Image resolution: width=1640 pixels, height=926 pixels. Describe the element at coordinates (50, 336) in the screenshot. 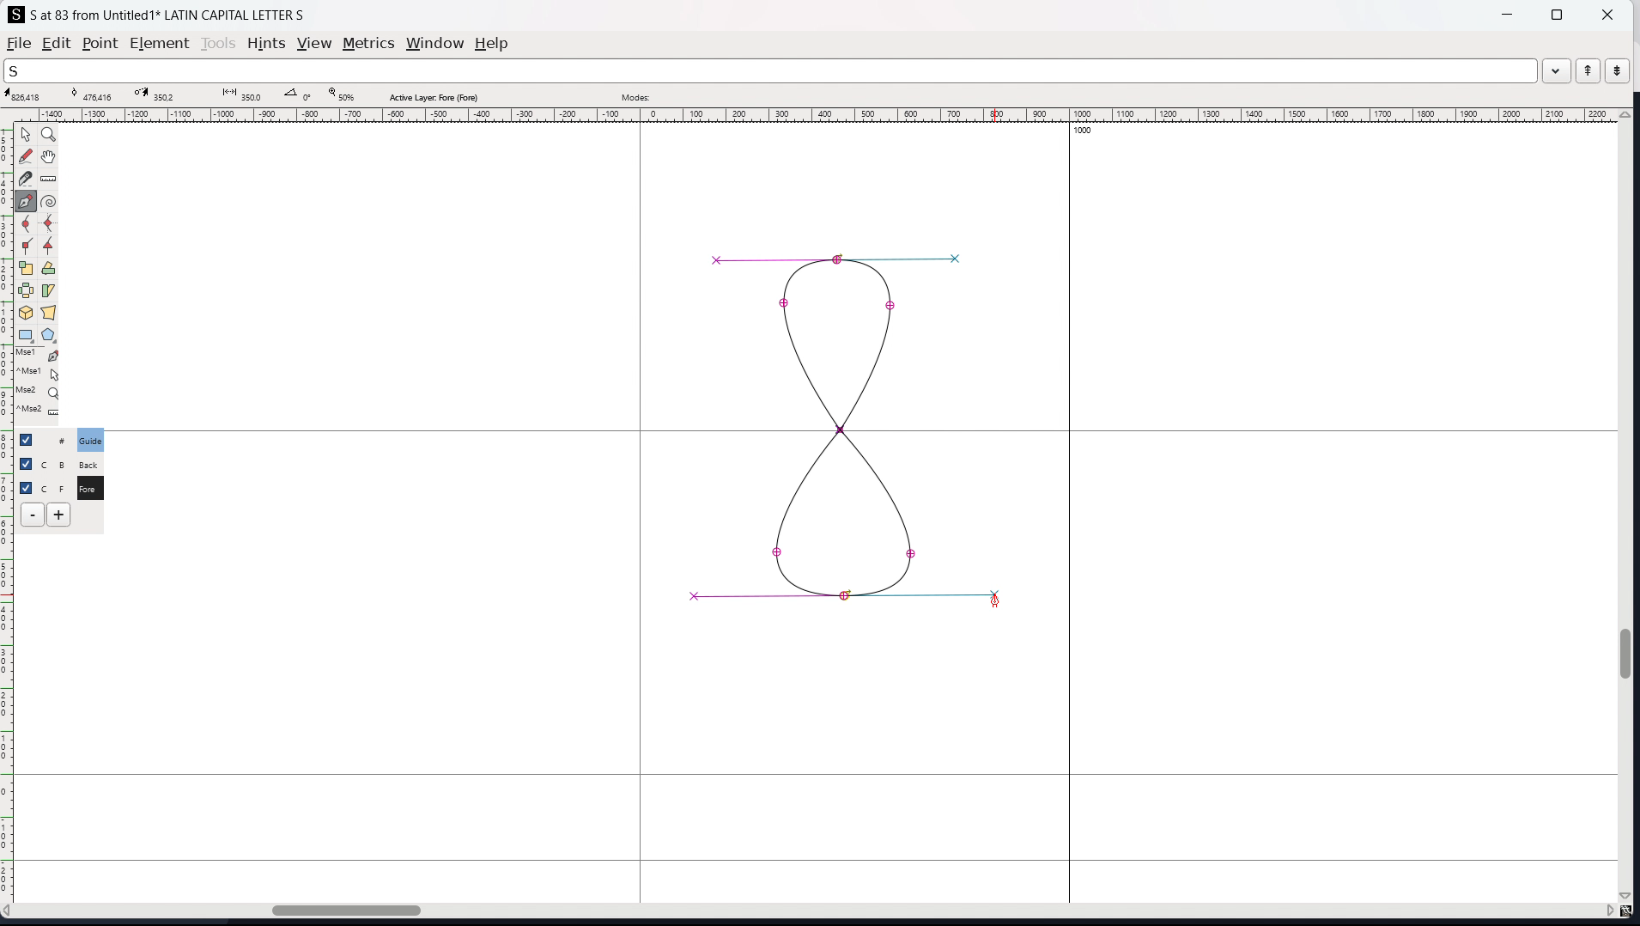

I see `polygon and stars` at that location.